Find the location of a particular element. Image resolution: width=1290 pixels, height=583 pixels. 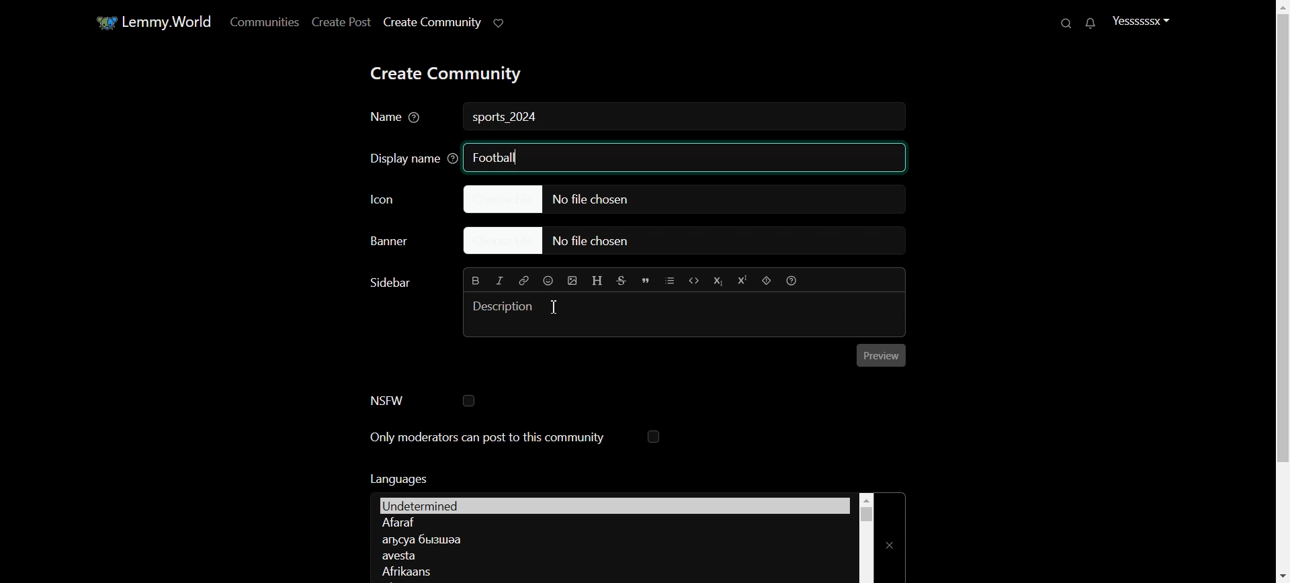

Superscript is located at coordinates (741, 281).